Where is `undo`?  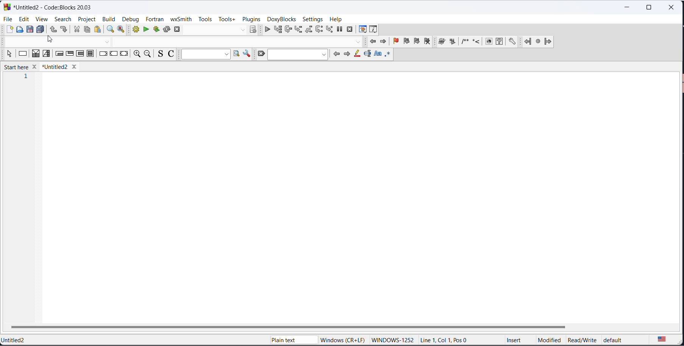 undo is located at coordinates (52, 30).